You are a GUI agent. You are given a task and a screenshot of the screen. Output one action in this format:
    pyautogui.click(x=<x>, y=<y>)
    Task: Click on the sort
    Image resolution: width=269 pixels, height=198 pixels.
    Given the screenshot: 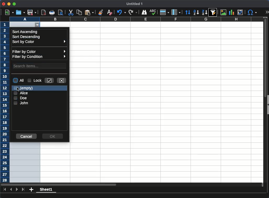 What is the action you would take?
    pyautogui.click(x=188, y=12)
    